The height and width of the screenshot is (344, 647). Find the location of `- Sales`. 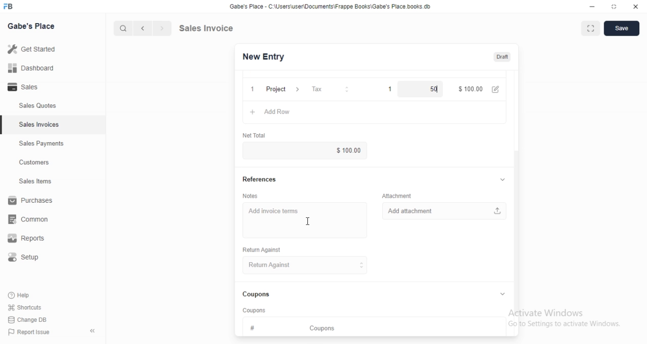

- Sales is located at coordinates (32, 88).